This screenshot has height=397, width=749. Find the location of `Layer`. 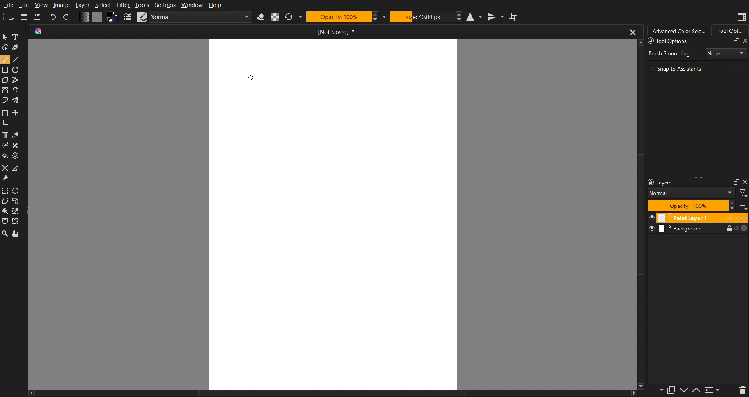

Layer is located at coordinates (83, 5).